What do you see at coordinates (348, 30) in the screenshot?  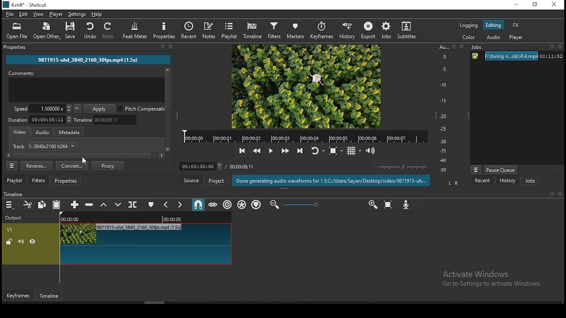 I see `history` at bounding box center [348, 30].